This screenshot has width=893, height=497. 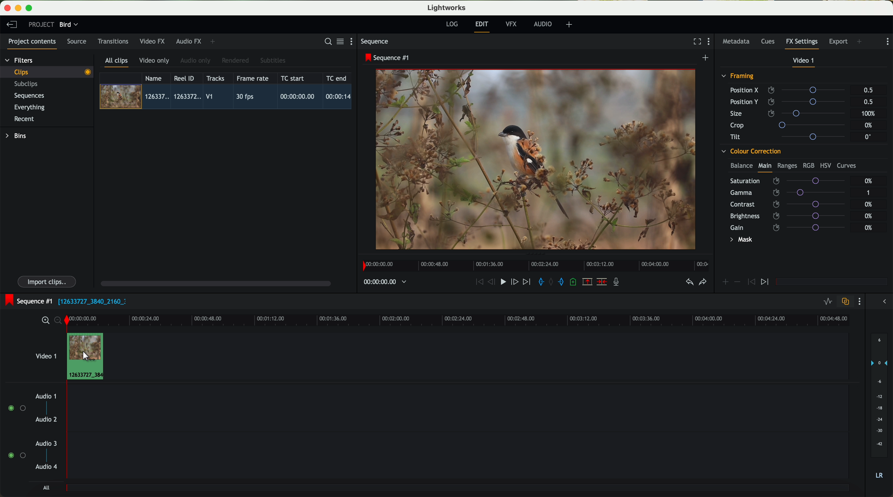 What do you see at coordinates (89, 301) in the screenshot?
I see `black` at bounding box center [89, 301].